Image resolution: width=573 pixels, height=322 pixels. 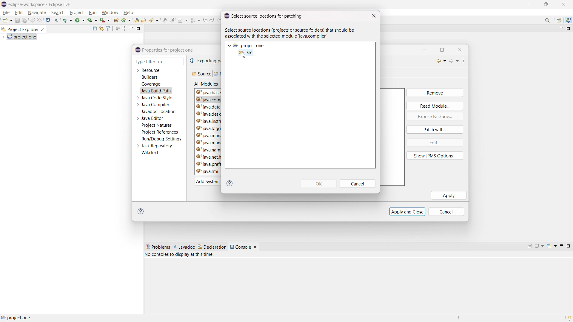 I want to click on edit, so click(x=19, y=13).